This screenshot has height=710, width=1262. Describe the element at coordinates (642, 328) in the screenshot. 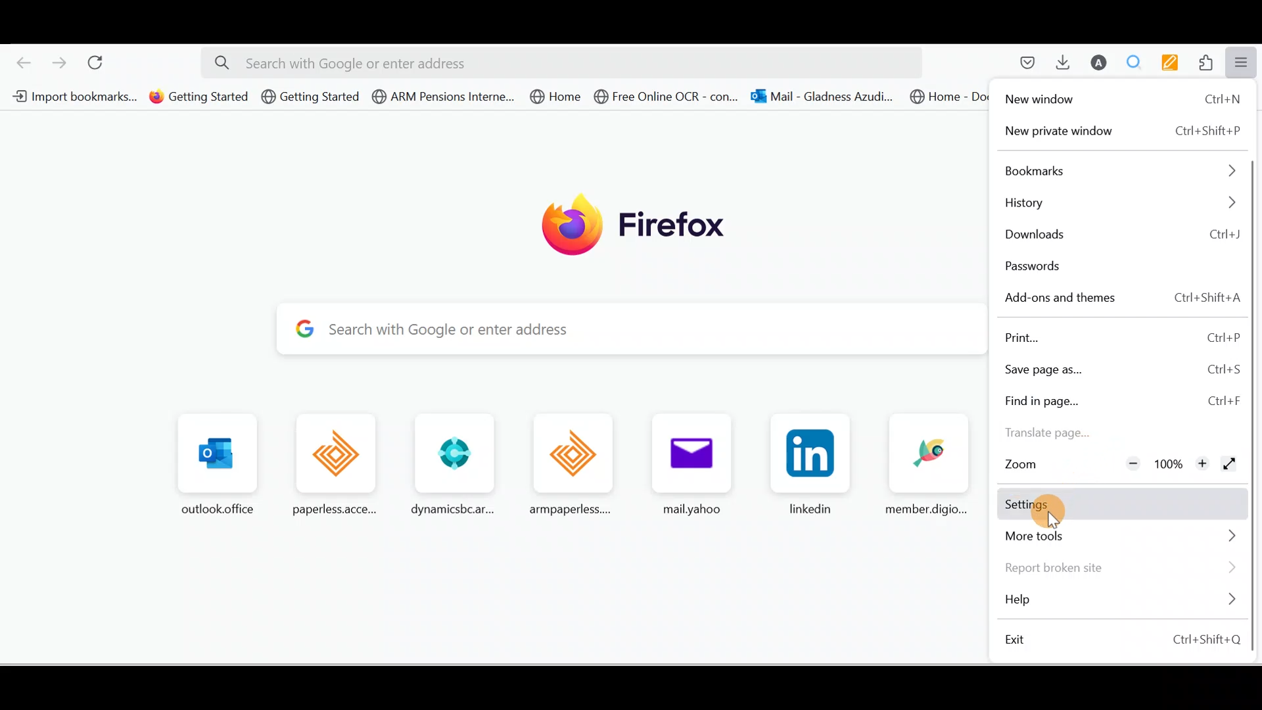

I see `Search with Google or enter address` at that location.